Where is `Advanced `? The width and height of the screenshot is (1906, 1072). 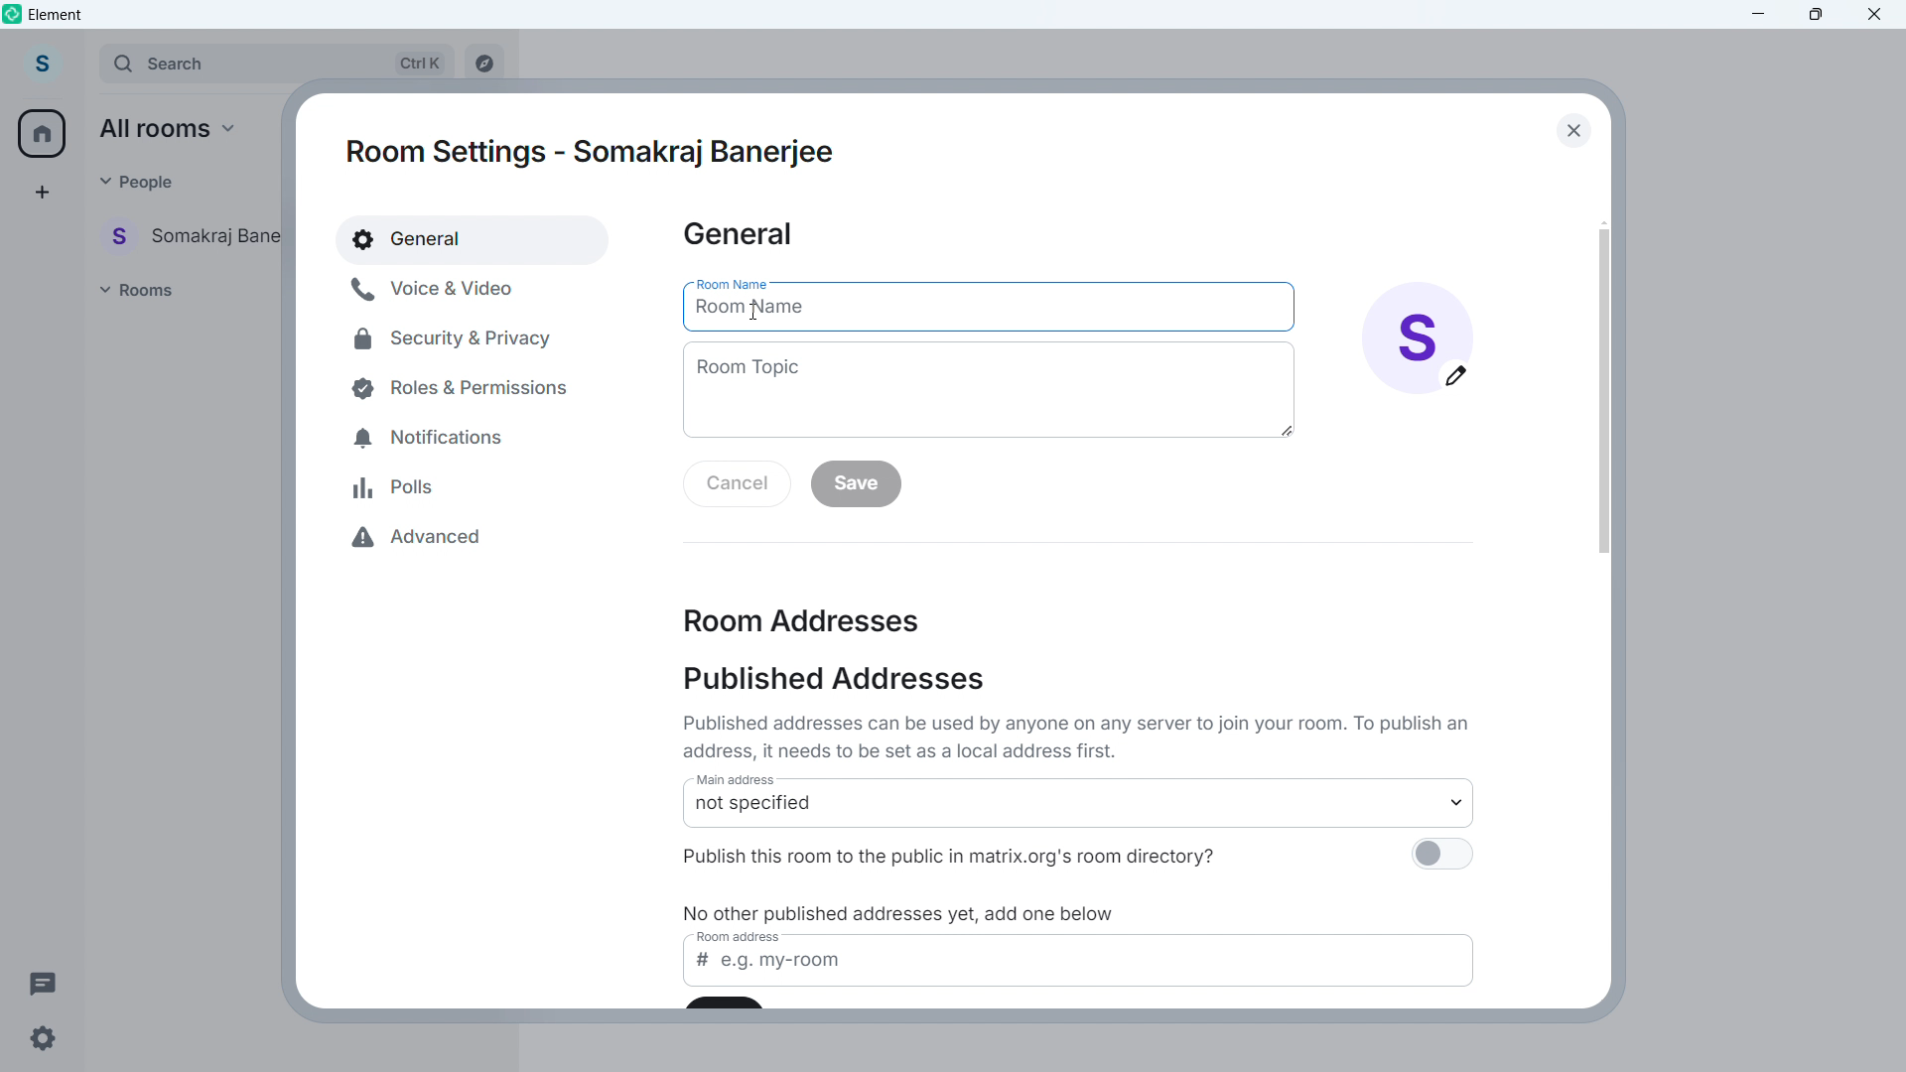
Advanced  is located at coordinates (432, 539).